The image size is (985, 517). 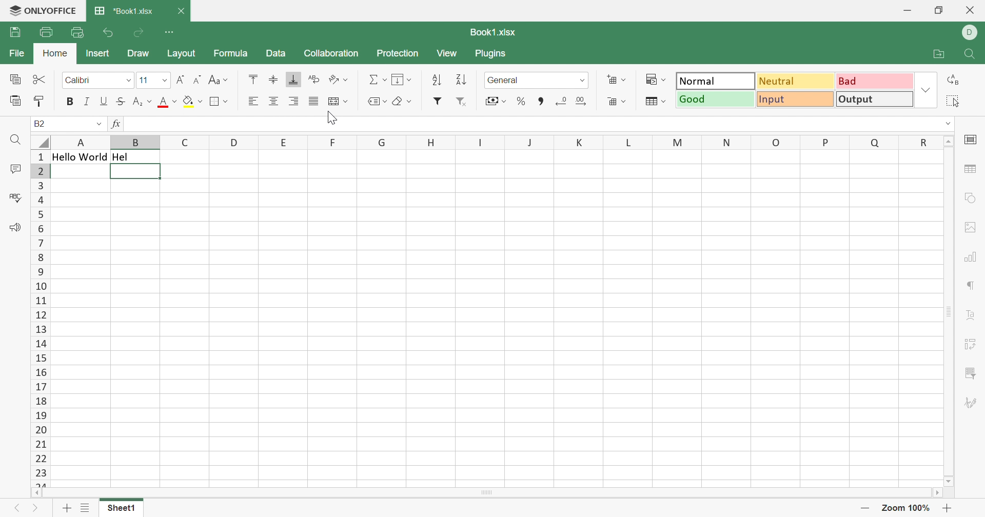 I want to click on Redo, so click(x=138, y=34).